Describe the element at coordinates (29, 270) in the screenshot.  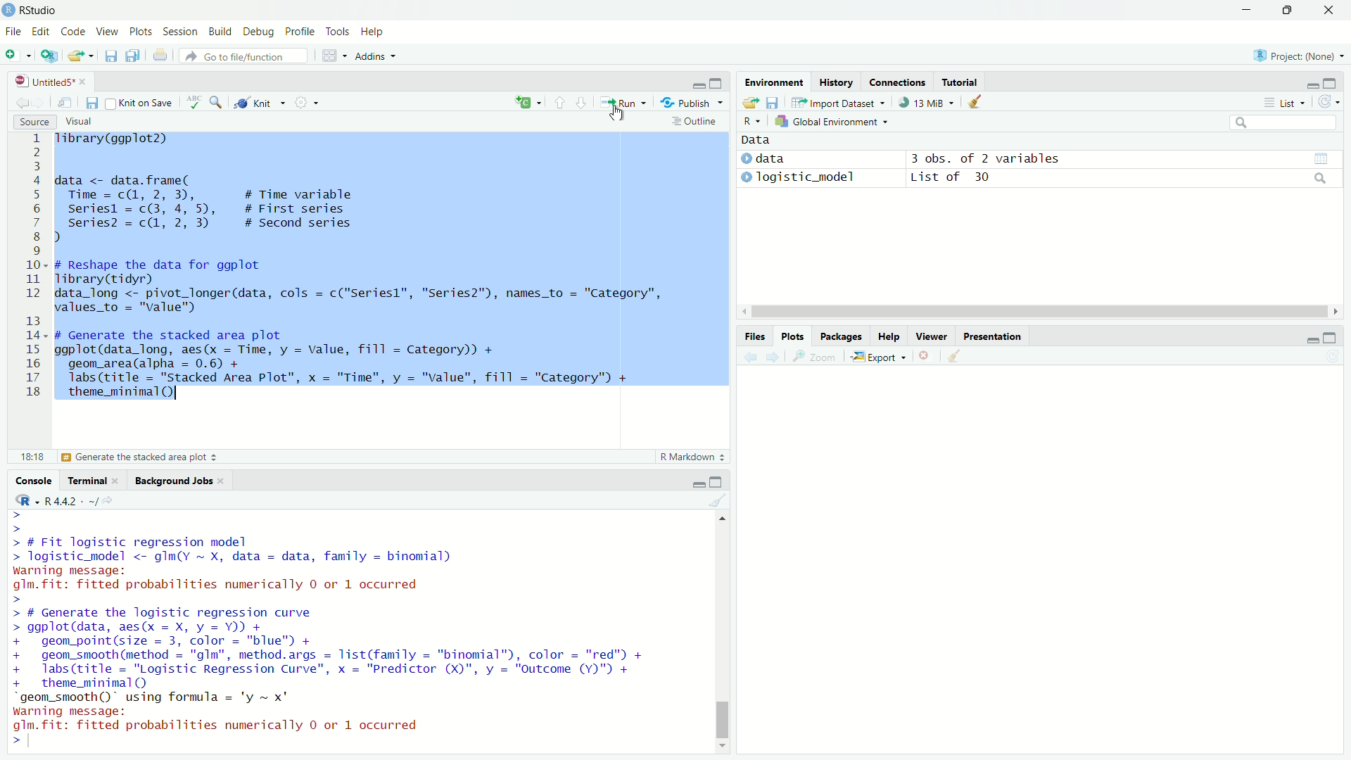
I see `1
2
3
4
5
6
7
8
9
10
11
12
13
14
15
16
17
18` at that location.